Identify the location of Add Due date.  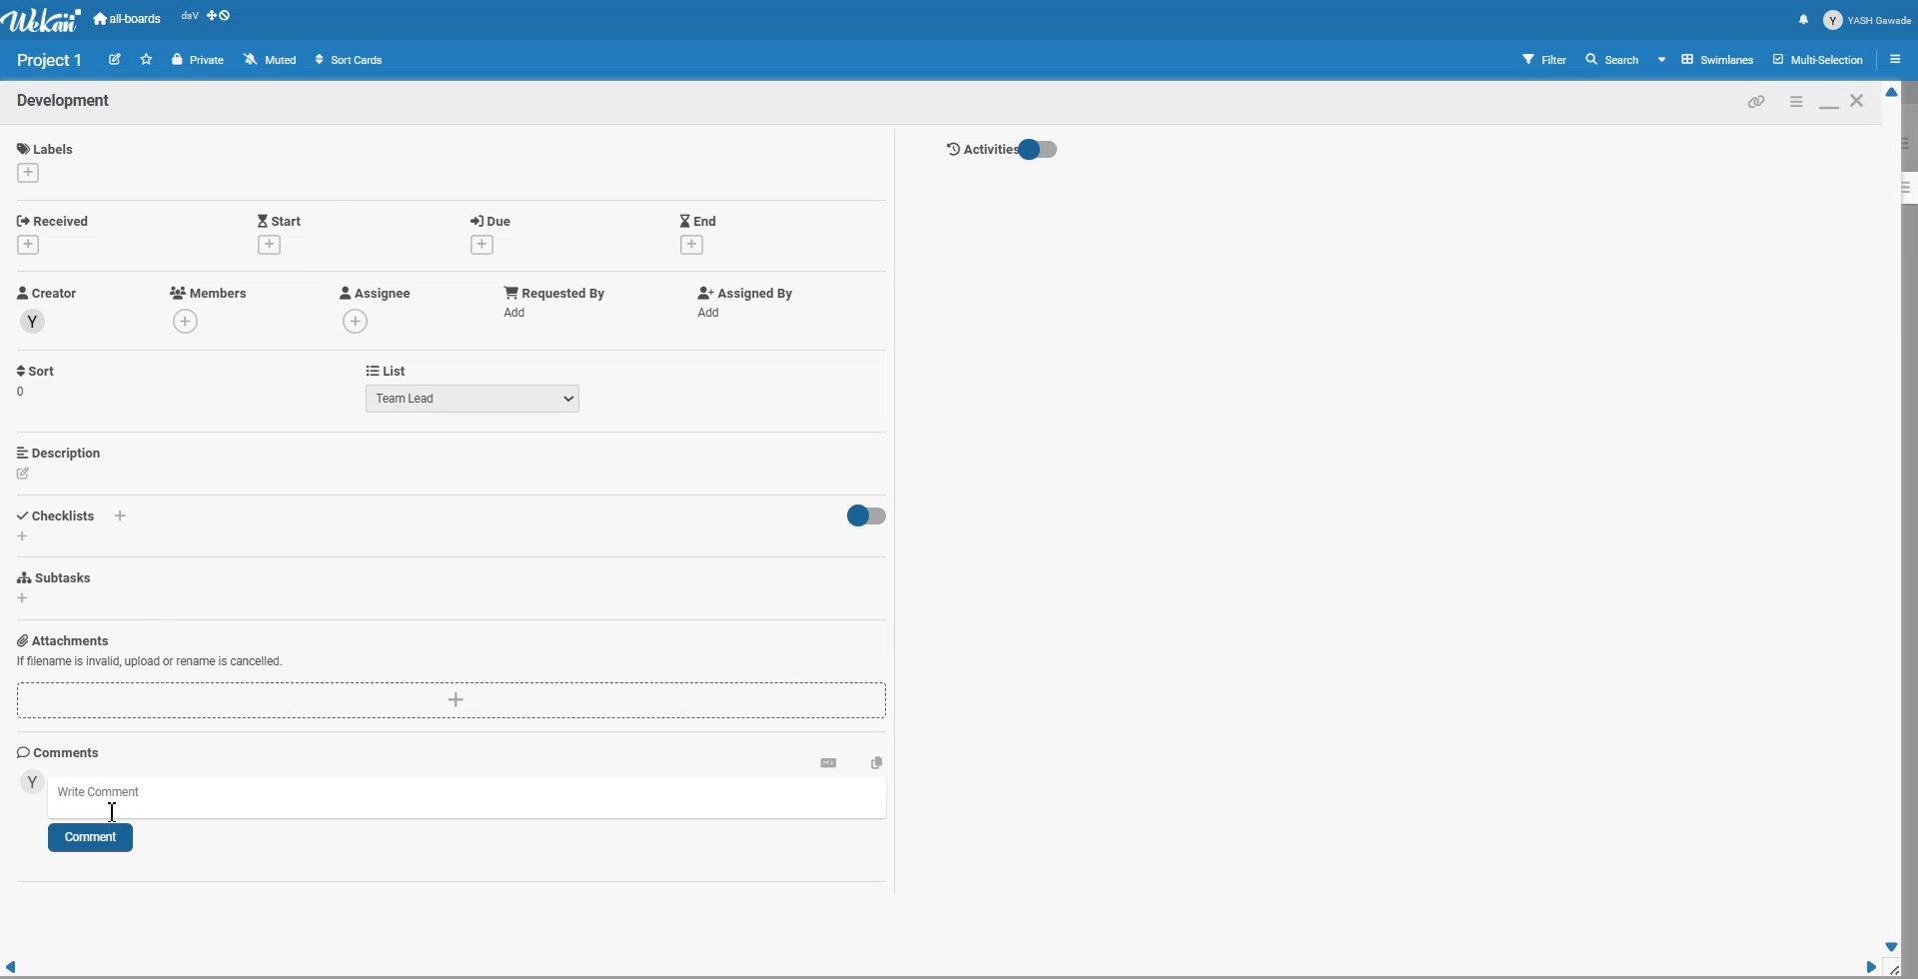
(493, 218).